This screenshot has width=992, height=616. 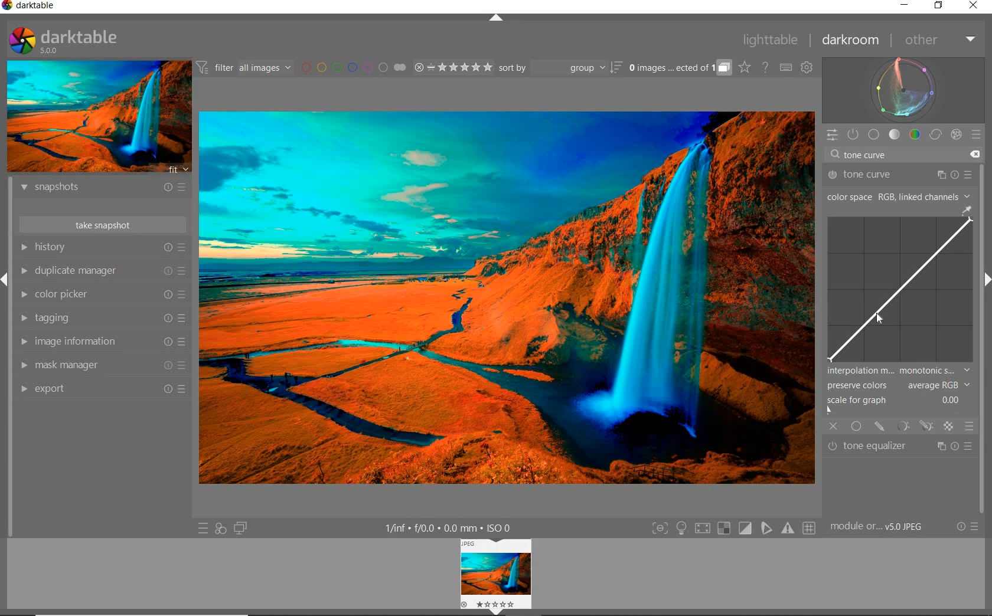 I want to click on SHOW ONLY ACTIVE MODULES, so click(x=854, y=135).